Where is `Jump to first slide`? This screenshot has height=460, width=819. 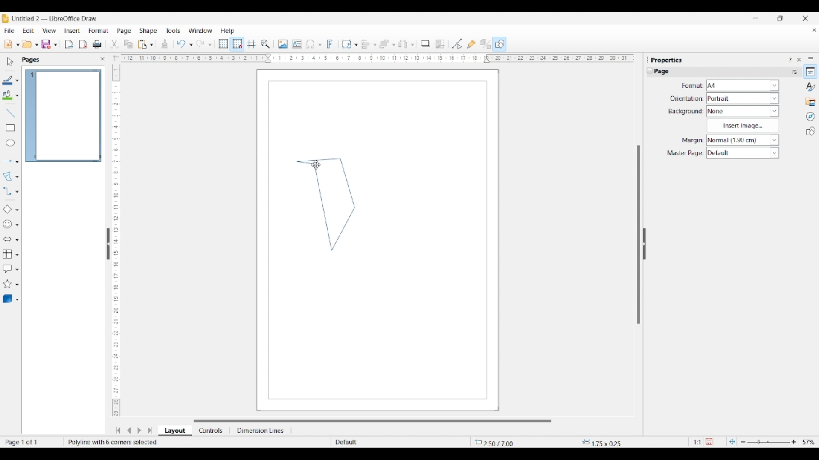
Jump to first slide is located at coordinates (118, 430).